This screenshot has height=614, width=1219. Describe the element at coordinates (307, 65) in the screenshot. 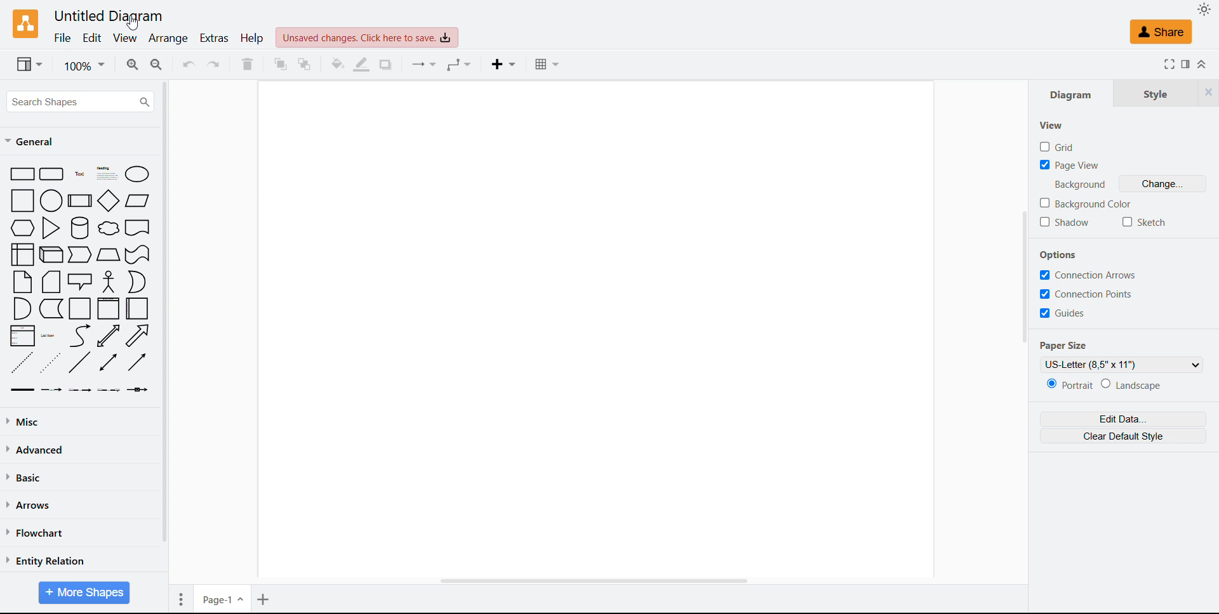

I see `Send to back ` at that location.